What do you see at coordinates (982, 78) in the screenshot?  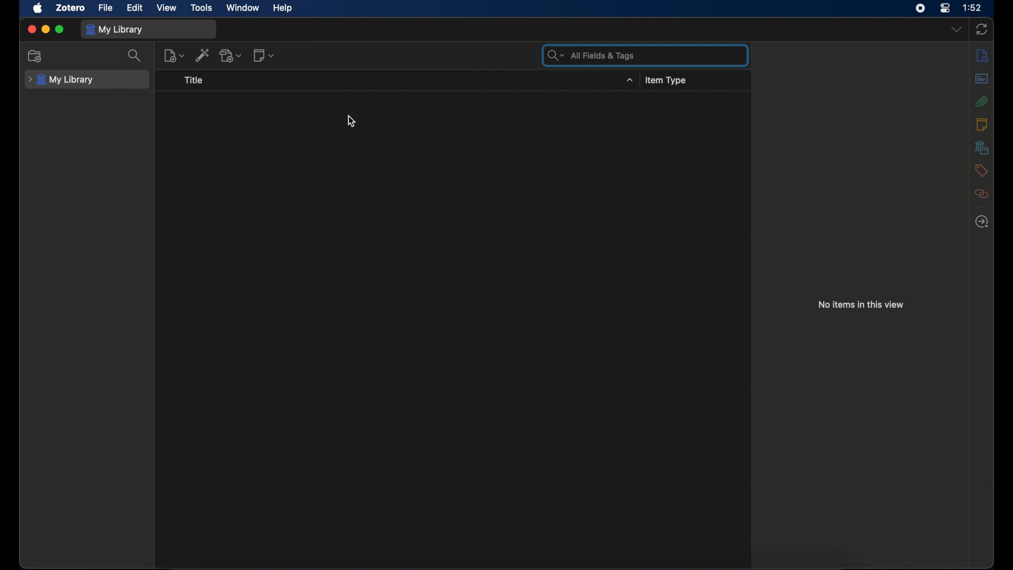 I see `abstracts` at bounding box center [982, 78].